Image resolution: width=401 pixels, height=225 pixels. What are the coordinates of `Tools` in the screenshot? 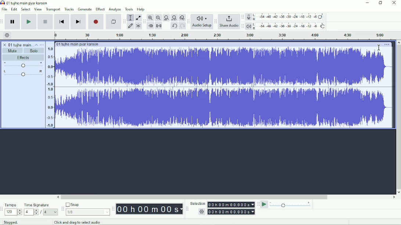 It's located at (130, 9).